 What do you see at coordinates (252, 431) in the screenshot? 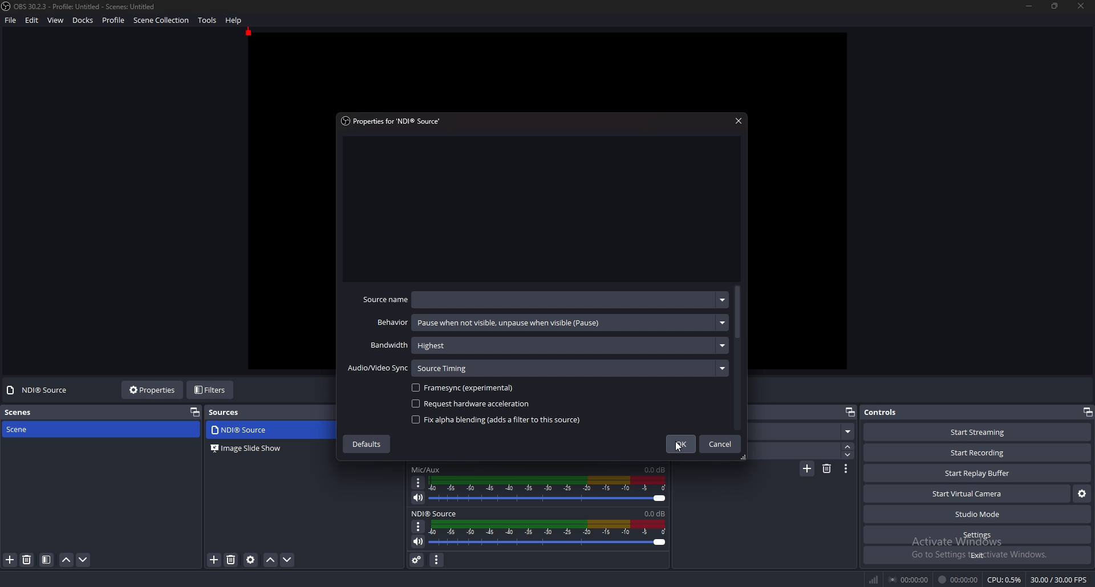
I see `source` at bounding box center [252, 431].